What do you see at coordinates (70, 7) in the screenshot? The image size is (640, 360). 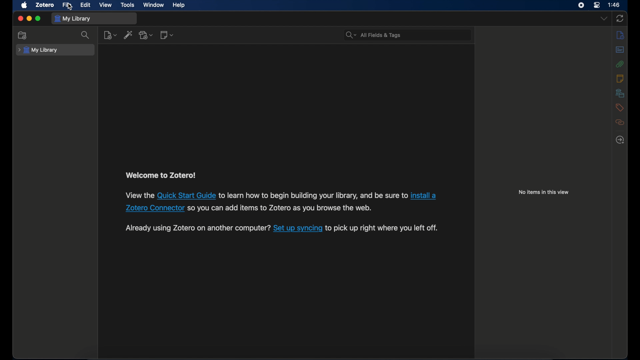 I see `cursor` at bounding box center [70, 7].